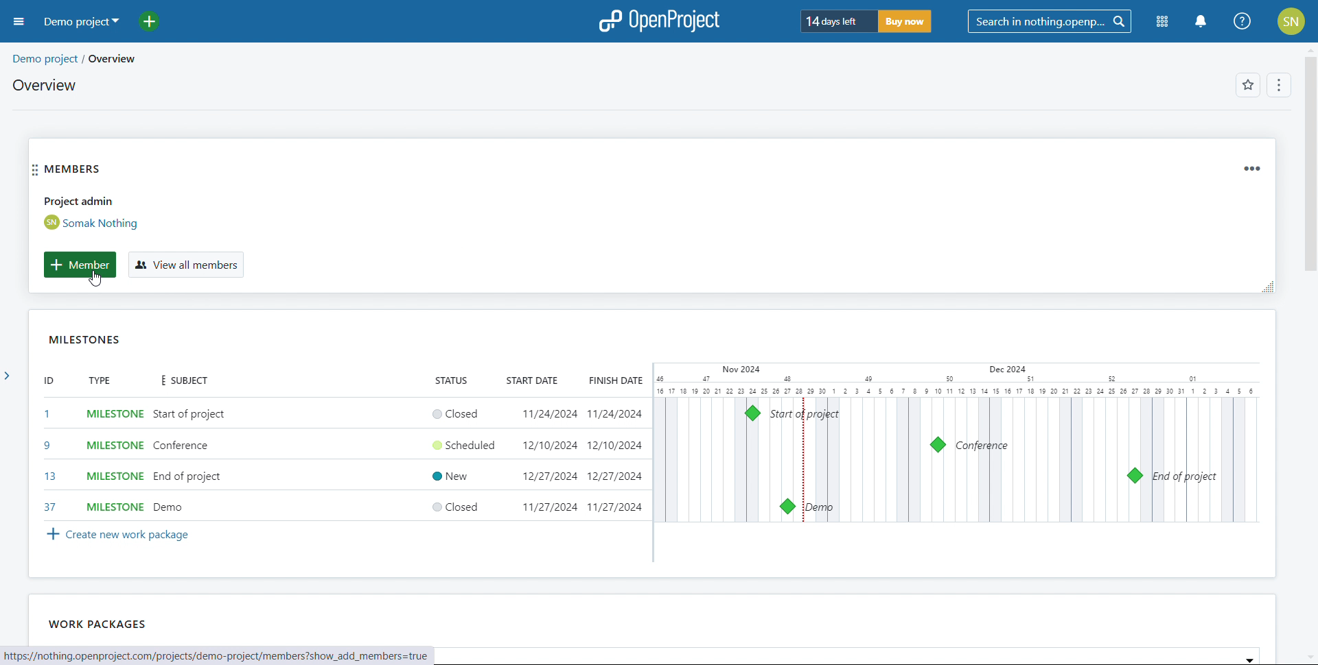 Image resolution: width=1318 pixels, height=665 pixels. Describe the element at coordinates (1050, 21) in the screenshot. I see `search` at that location.